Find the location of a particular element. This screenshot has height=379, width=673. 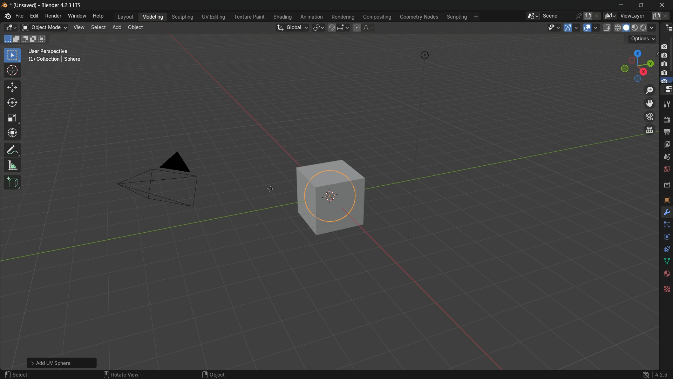

cursor is located at coordinates (270, 188).